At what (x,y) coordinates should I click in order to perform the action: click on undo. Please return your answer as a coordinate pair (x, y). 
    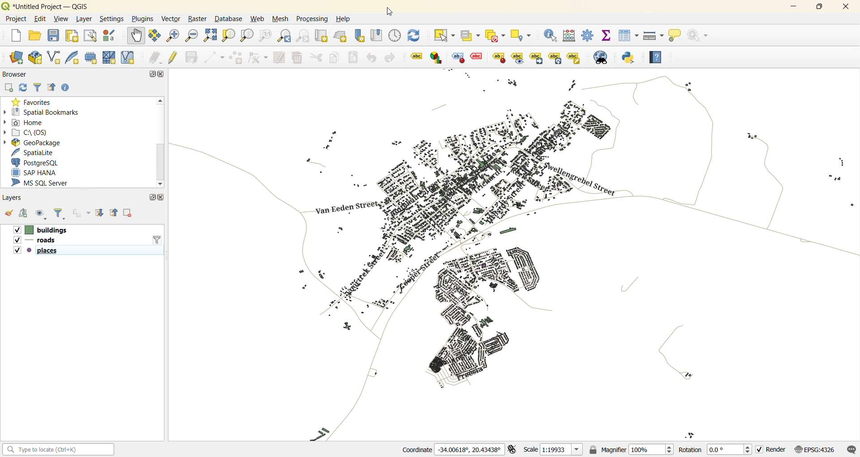
    Looking at the image, I should click on (373, 59).